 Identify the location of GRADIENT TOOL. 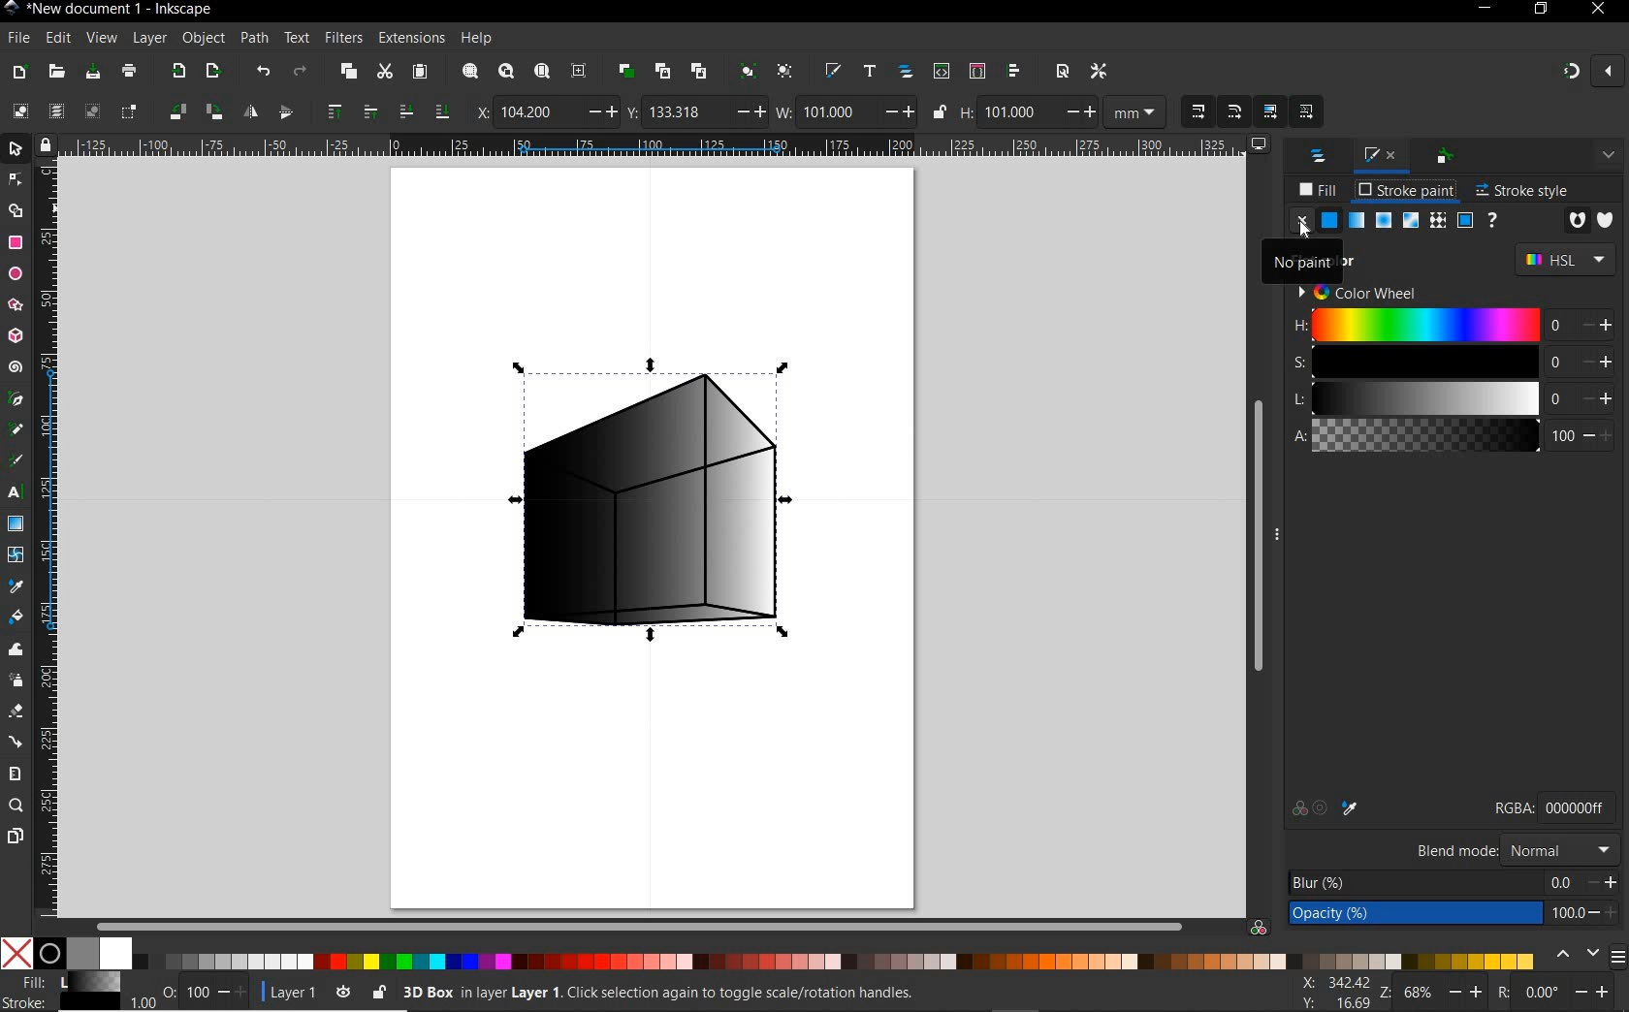
(15, 523).